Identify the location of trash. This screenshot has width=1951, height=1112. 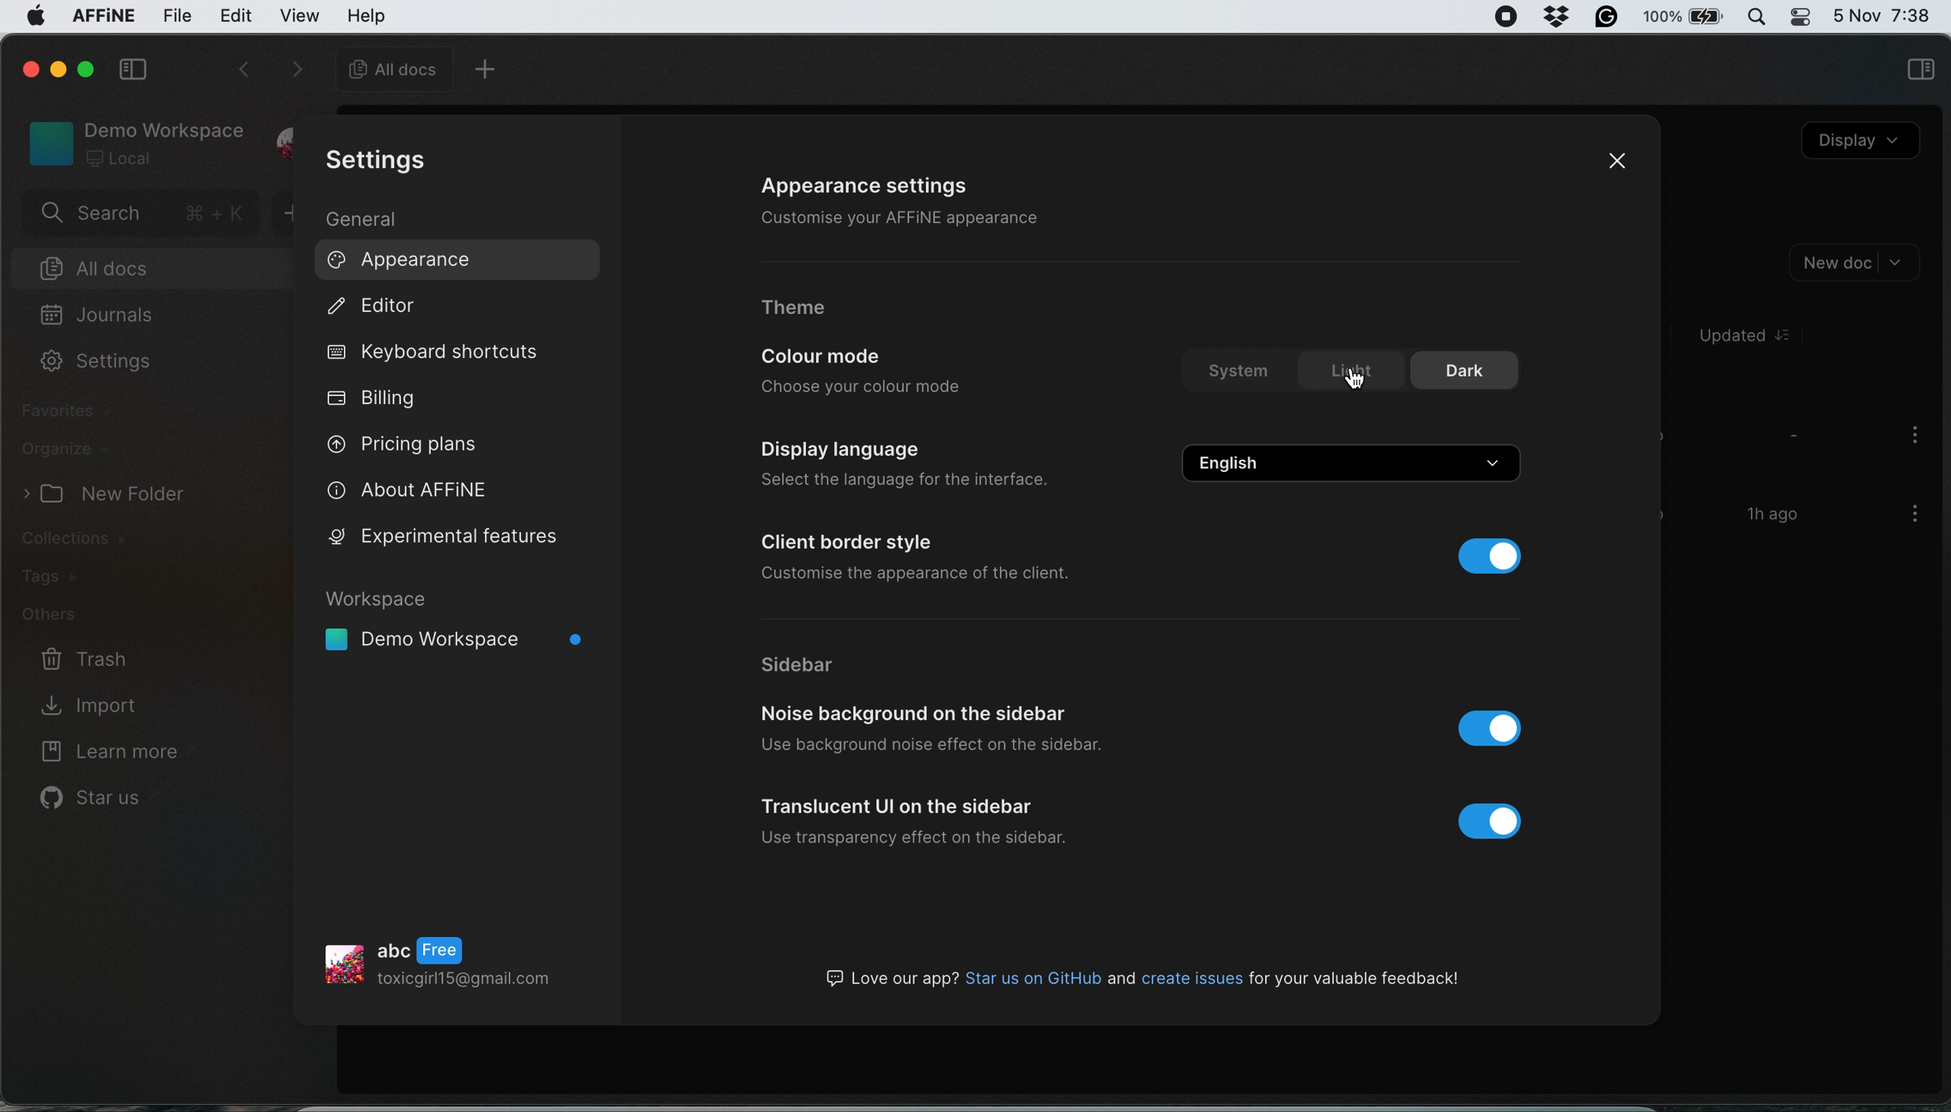
(81, 658).